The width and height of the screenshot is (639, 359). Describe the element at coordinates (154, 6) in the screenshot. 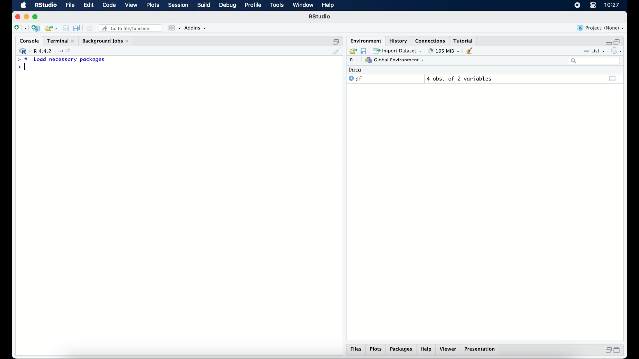

I see `plots` at that location.